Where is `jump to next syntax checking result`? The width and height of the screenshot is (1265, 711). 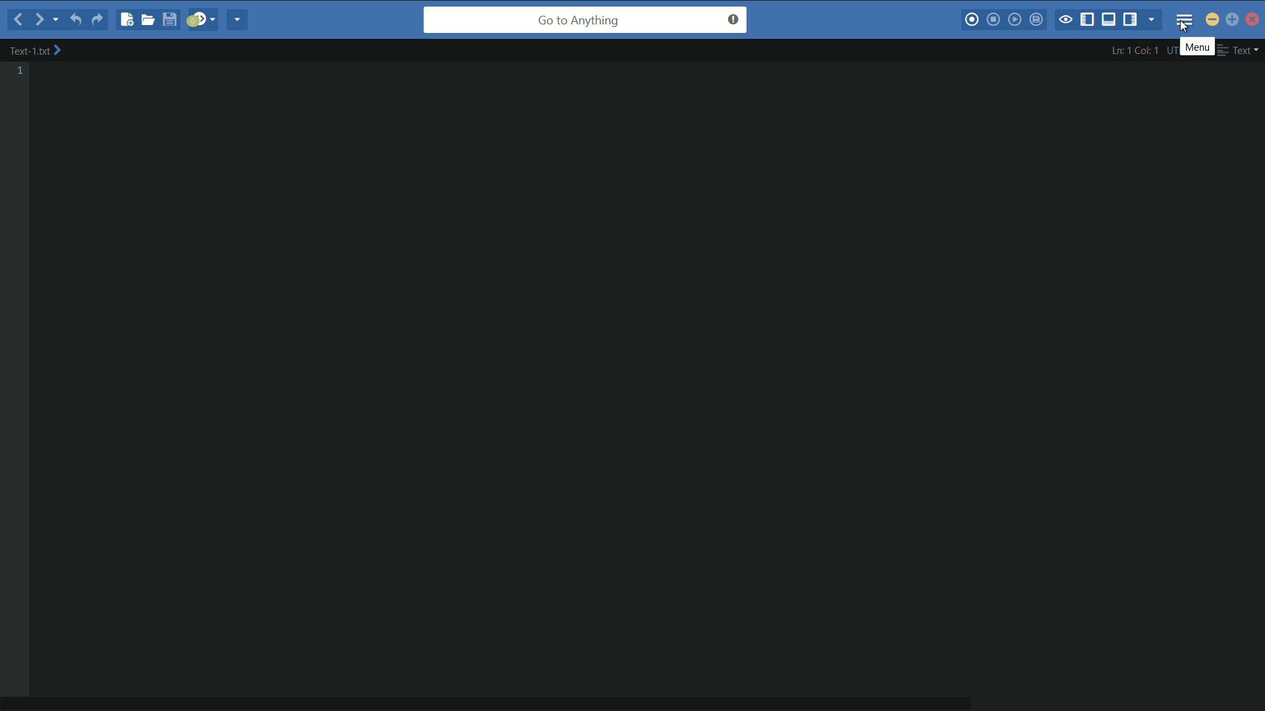
jump to next syntax checking result is located at coordinates (203, 20).